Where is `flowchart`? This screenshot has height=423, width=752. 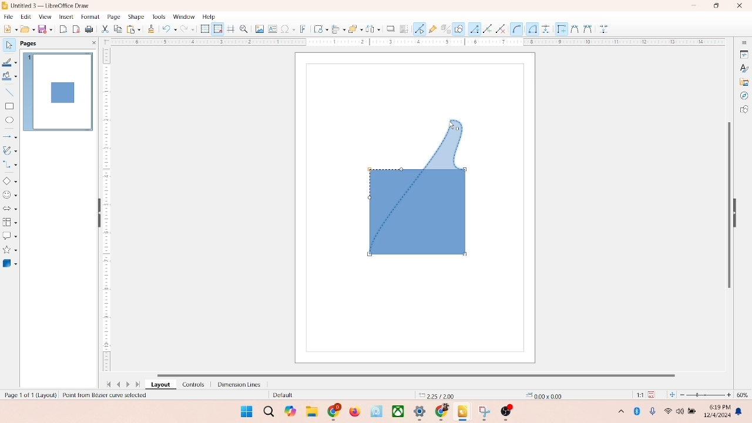
flowchart is located at coordinates (9, 222).